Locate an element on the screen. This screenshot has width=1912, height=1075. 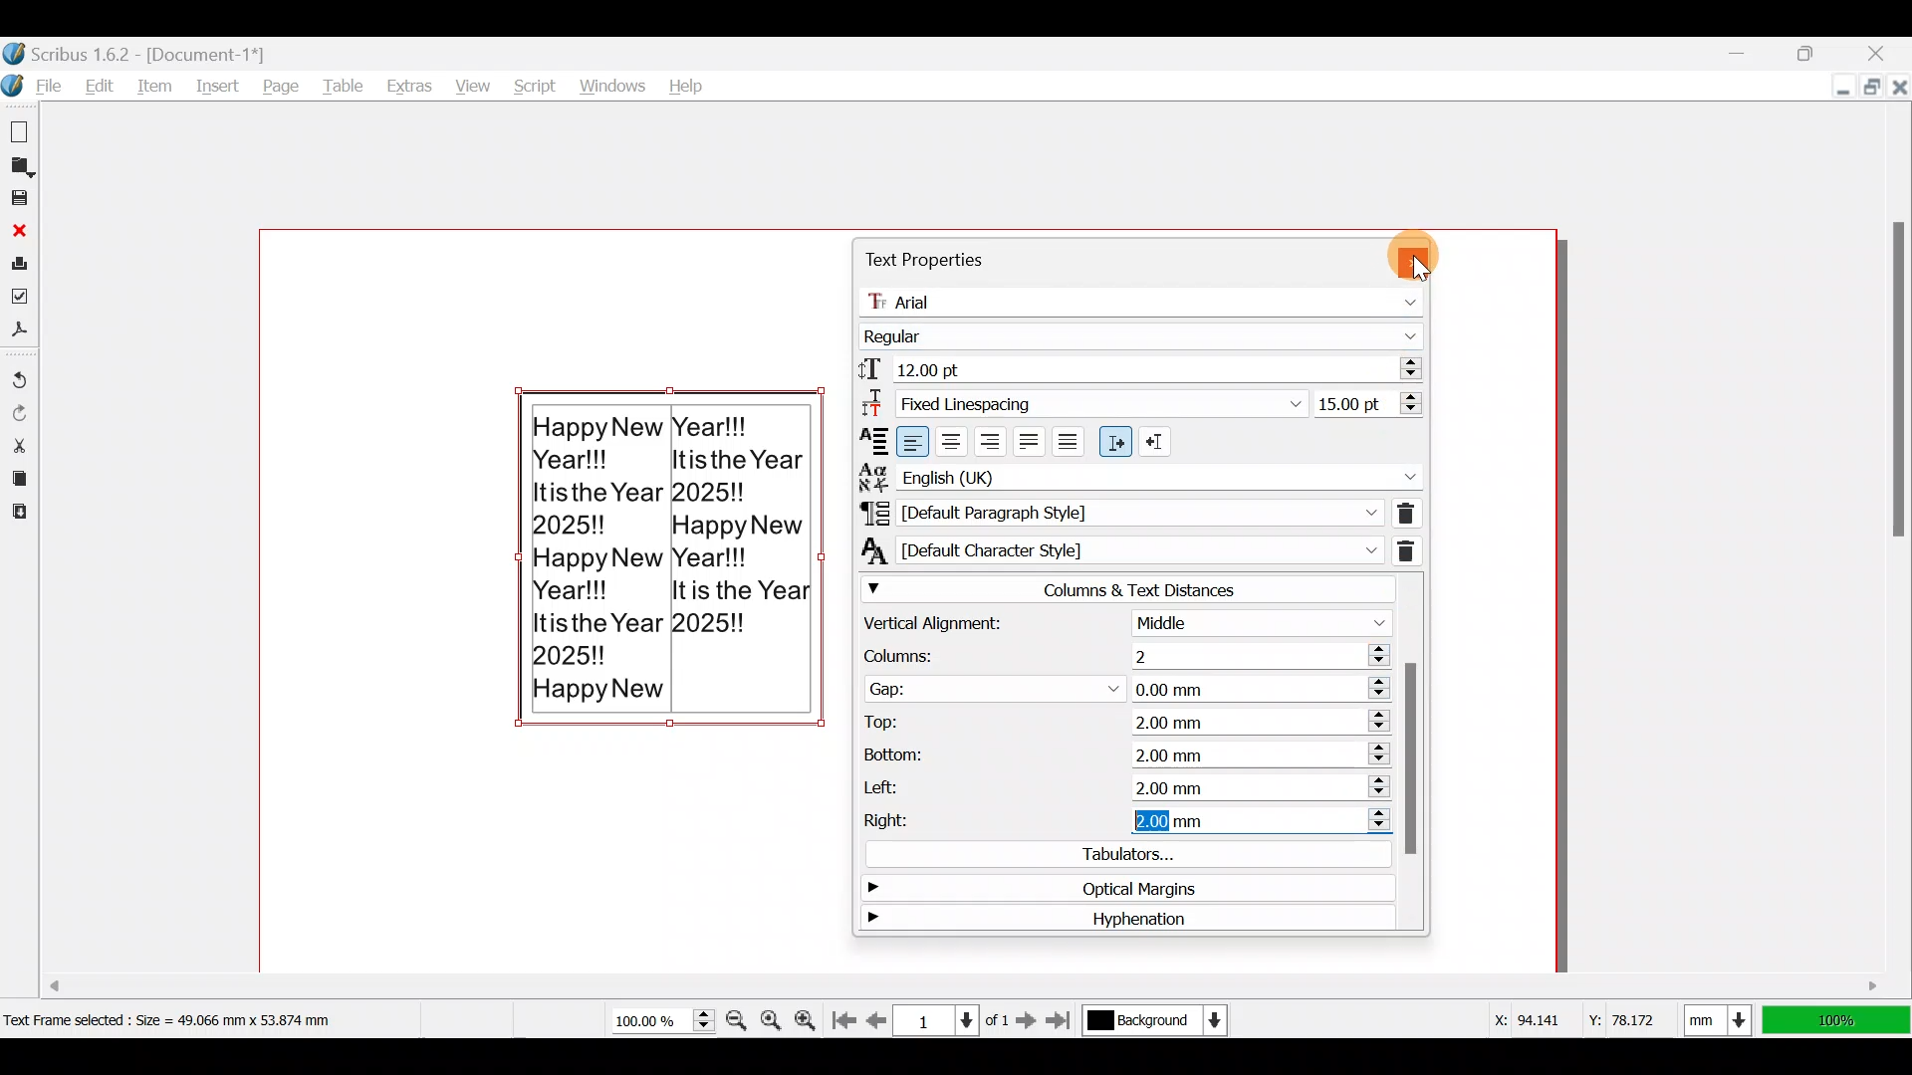
Zoom in by the stepping value in tools preferences is located at coordinates (809, 1015).